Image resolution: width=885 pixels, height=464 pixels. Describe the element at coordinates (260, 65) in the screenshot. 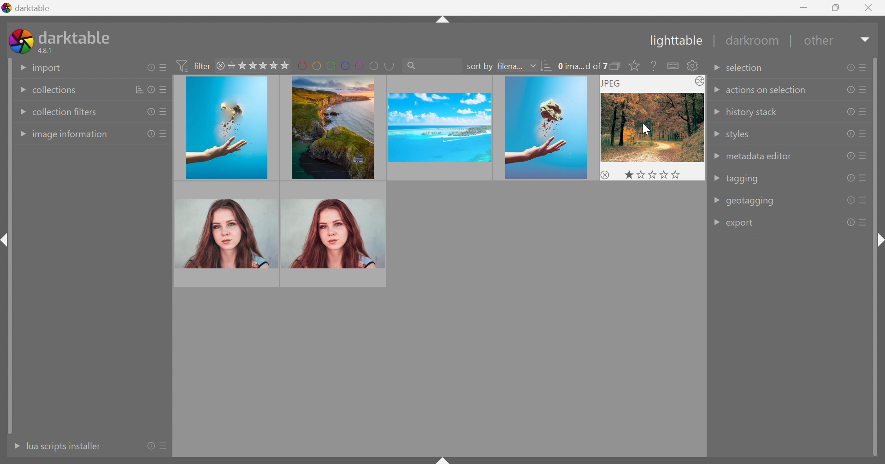

I see `range rating` at that location.